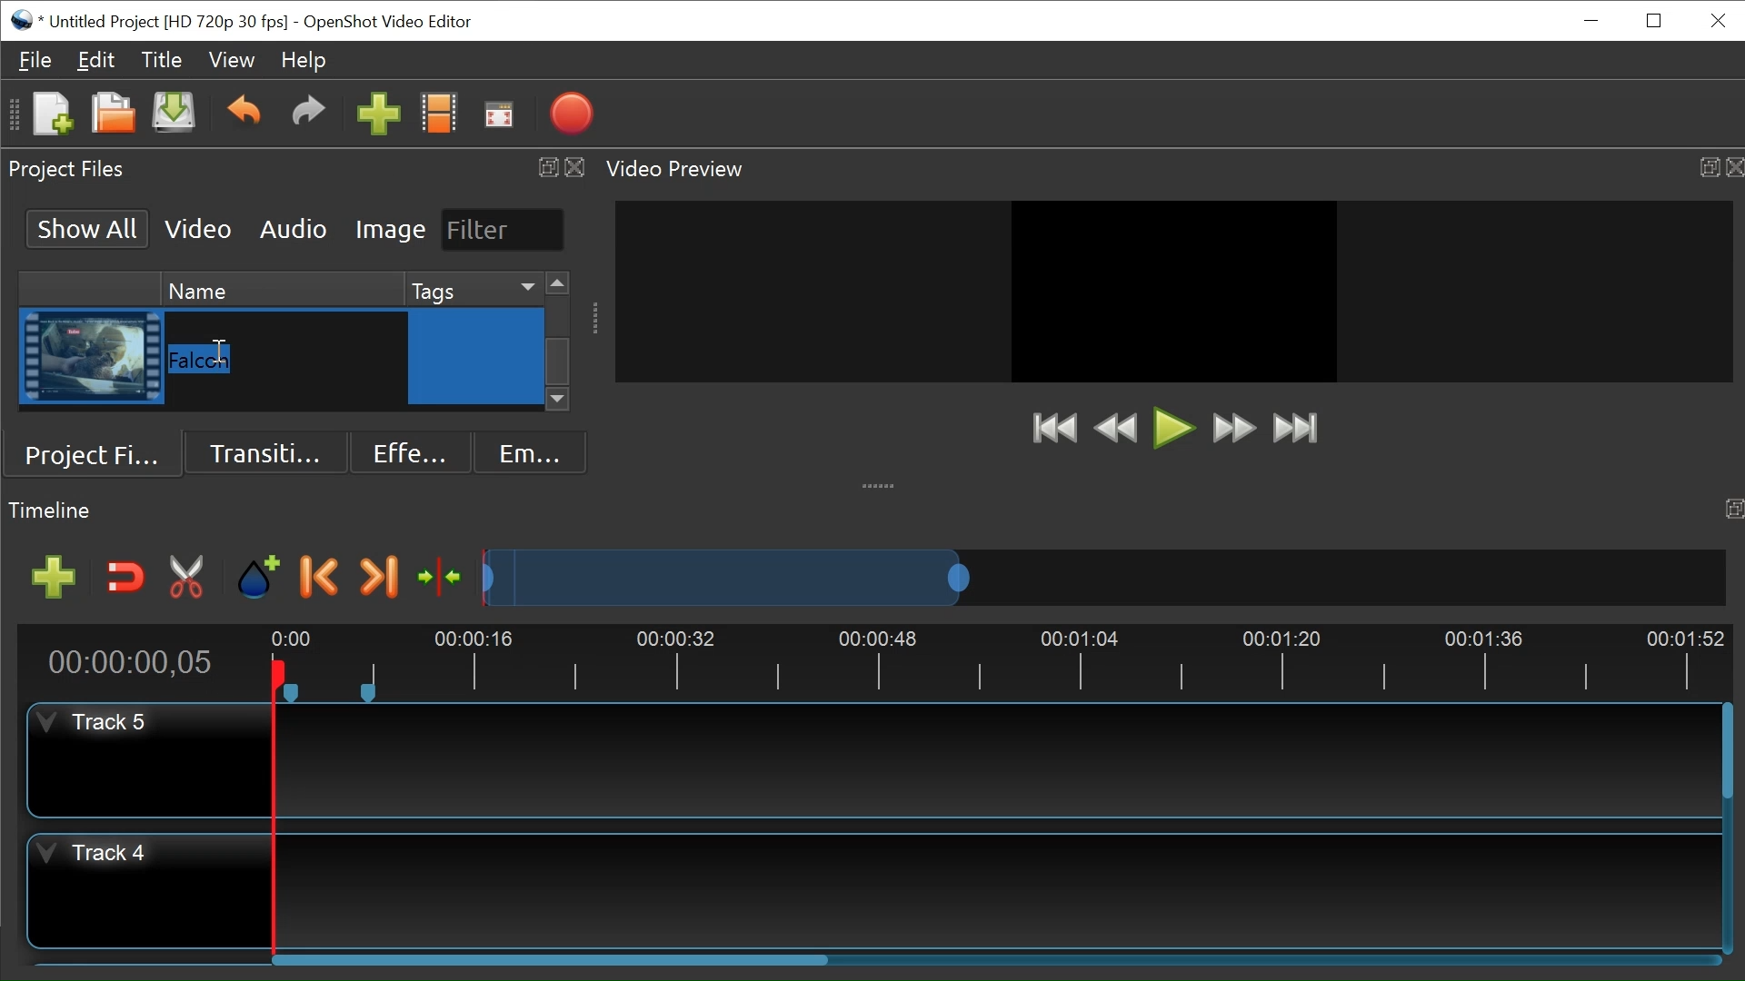  What do you see at coordinates (199, 228) in the screenshot?
I see `Video` at bounding box center [199, 228].